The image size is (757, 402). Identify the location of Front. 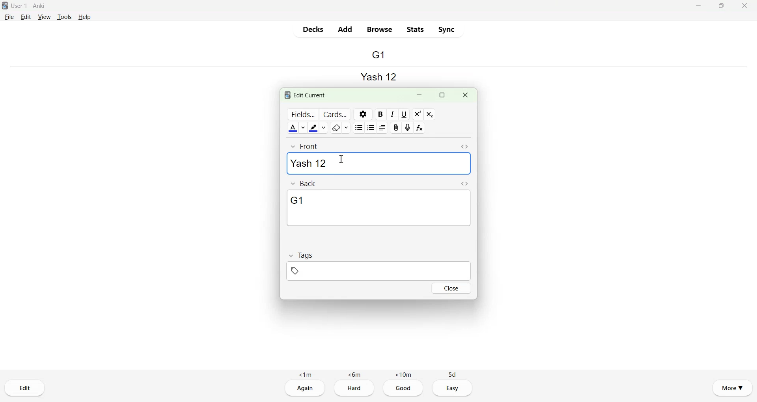
(306, 146).